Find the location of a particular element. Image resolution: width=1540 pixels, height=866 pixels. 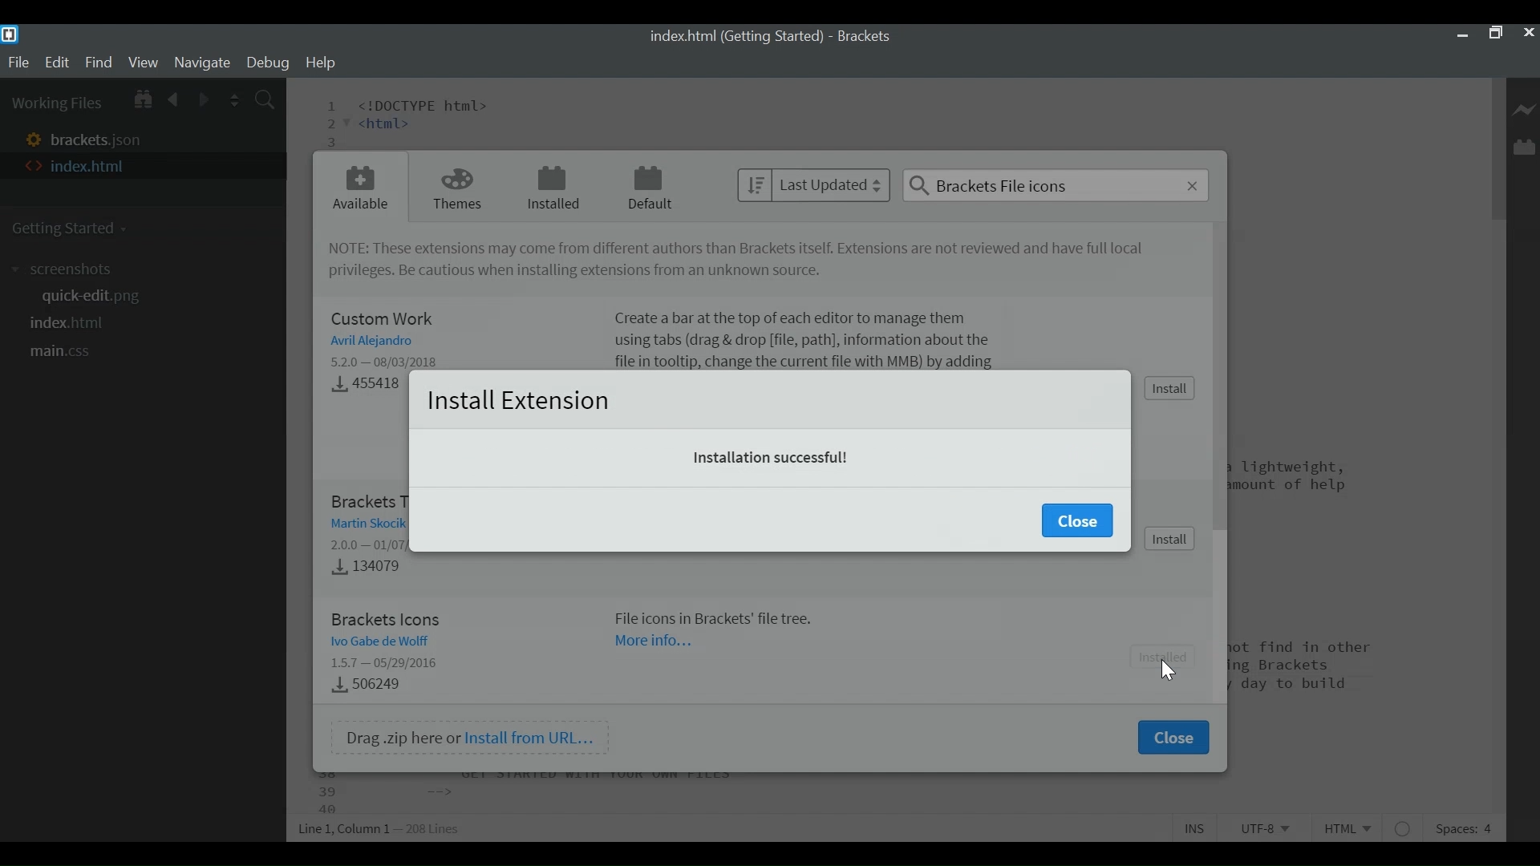

Version - Released Date is located at coordinates (388, 362).